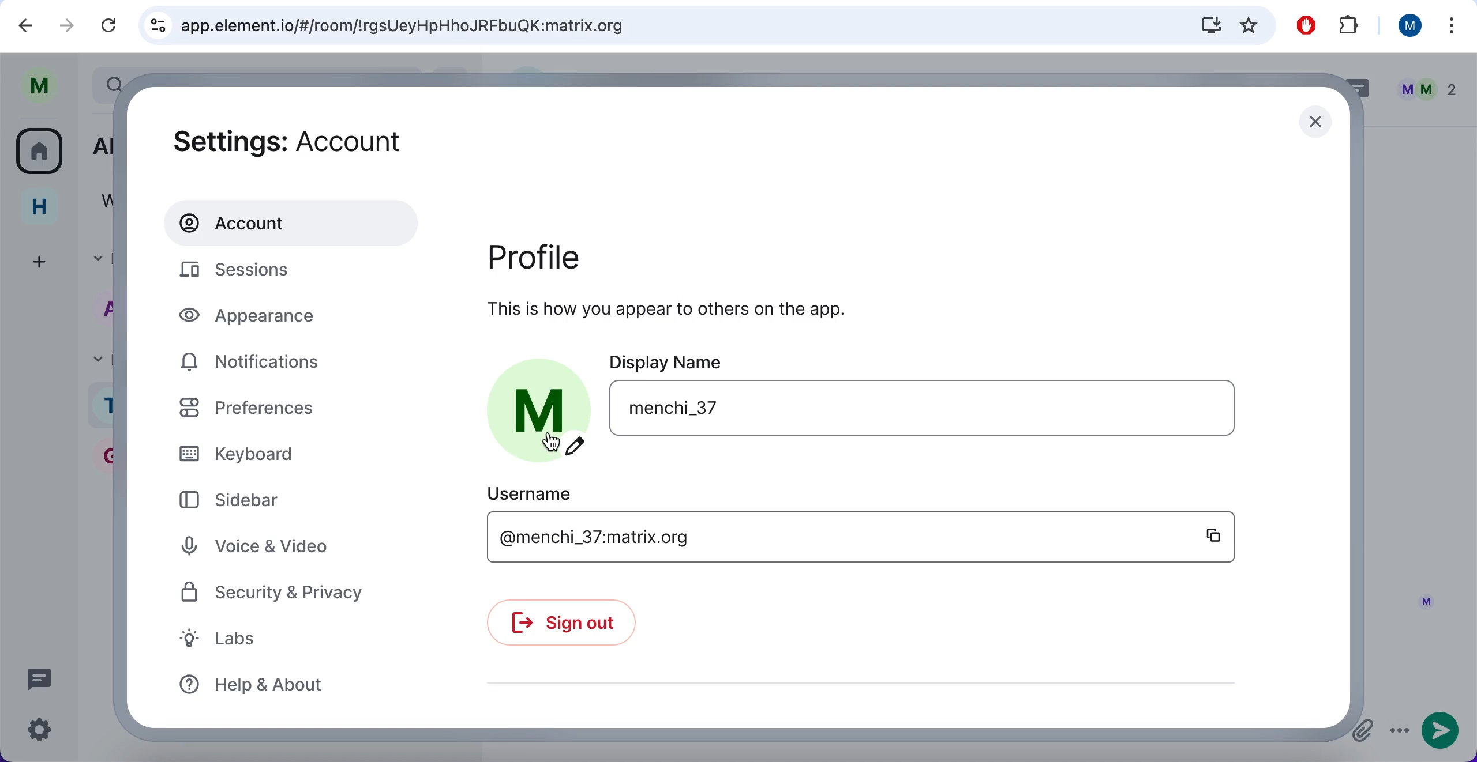 This screenshot has height=762, width=1477. Describe the element at coordinates (107, 26) in the screenshot. I see `reload current page` at that location.